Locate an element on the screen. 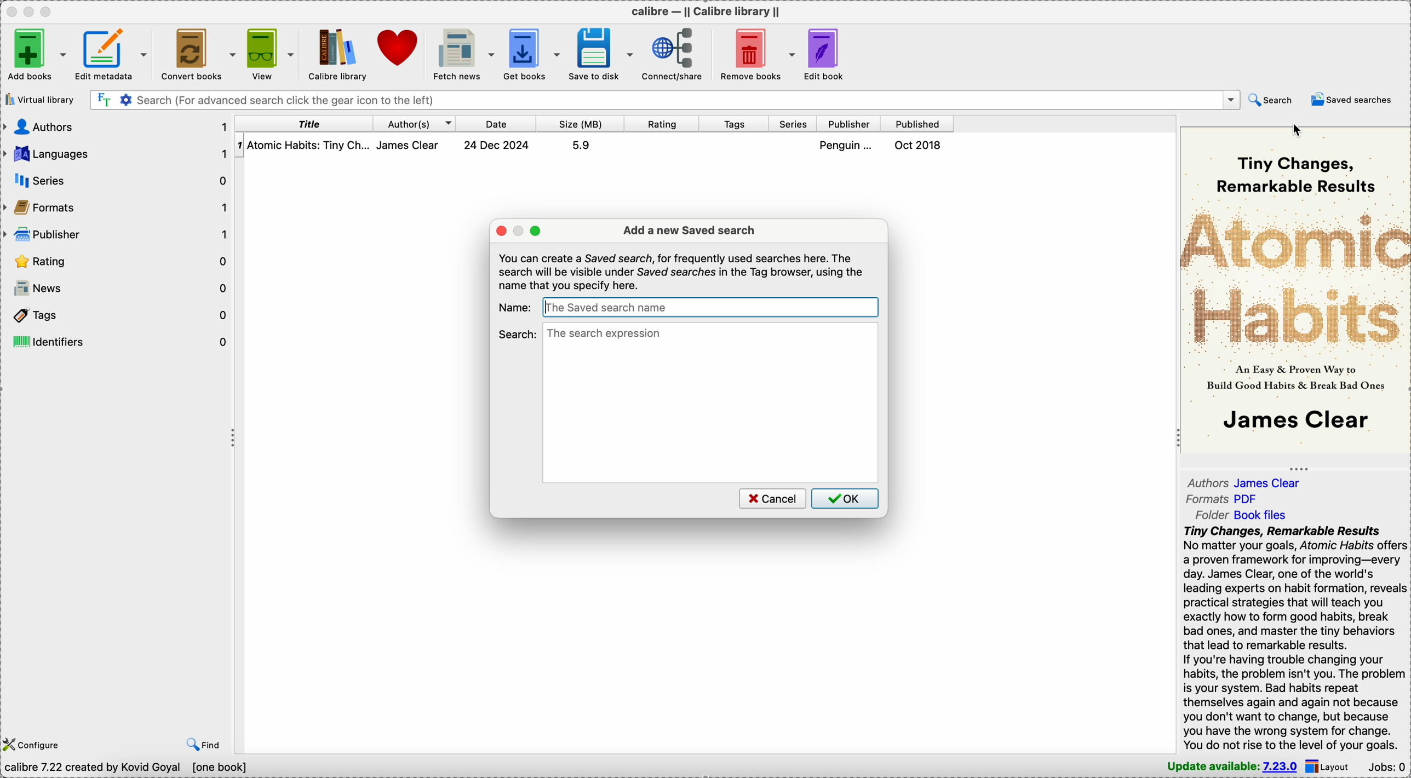  Calibre library is located at coordinates (337, 54).